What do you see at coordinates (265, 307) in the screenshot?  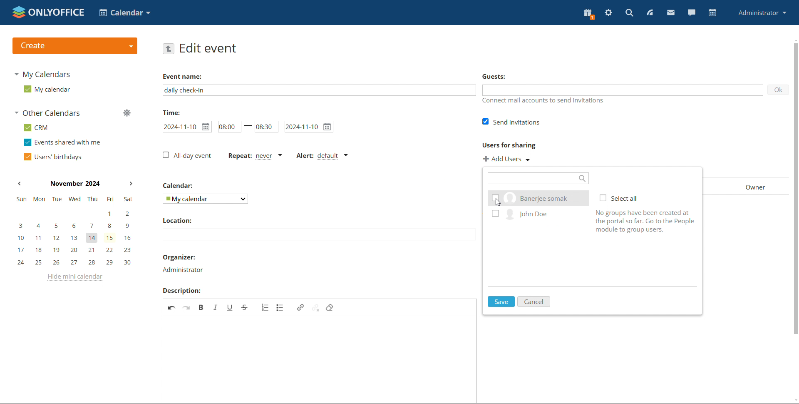 I see `insert/remove numbered list` at bounding box center [265, 307].